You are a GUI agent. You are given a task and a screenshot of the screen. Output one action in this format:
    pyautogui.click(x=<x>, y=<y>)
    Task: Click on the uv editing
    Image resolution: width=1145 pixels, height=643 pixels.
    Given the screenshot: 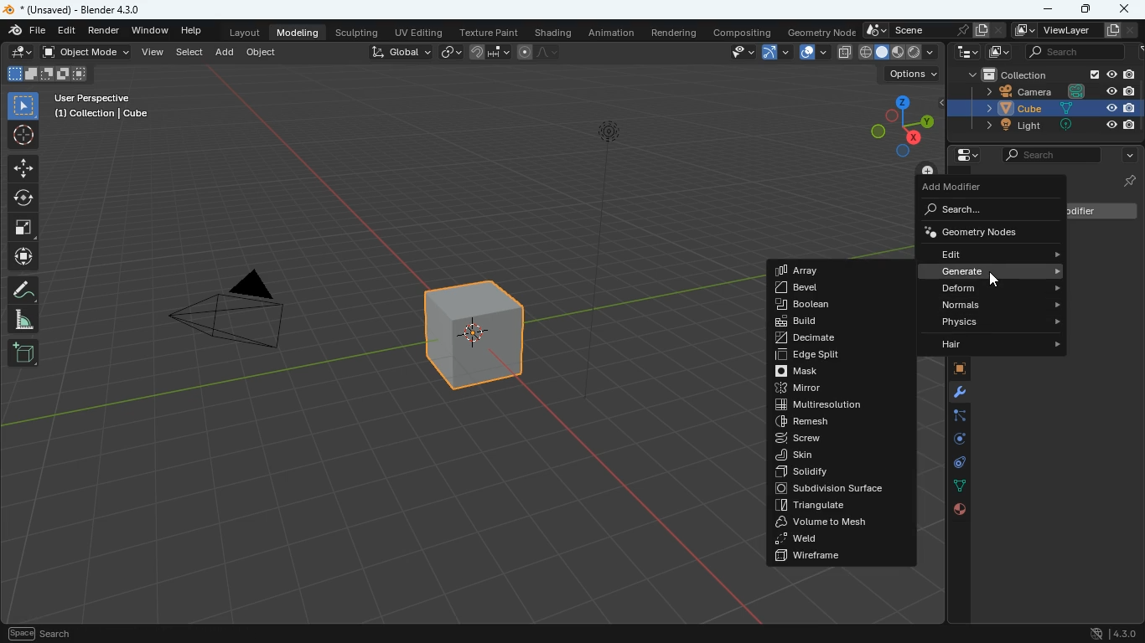 What is the action you would take?
    pyautogui.click(x=417, y=31)
    